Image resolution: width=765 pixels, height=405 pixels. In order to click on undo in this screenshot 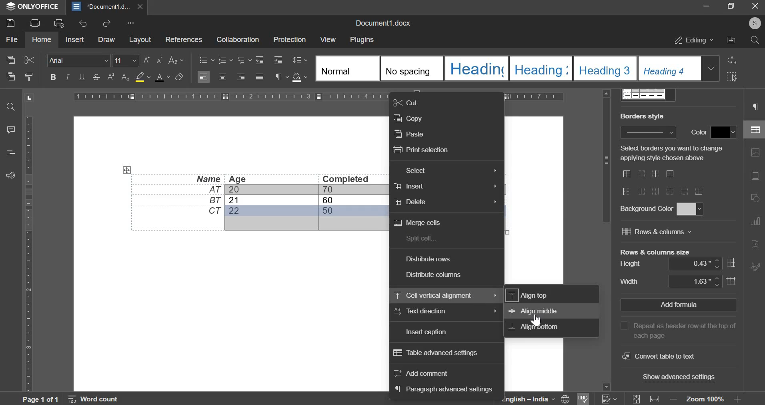, I will do `click(82, 23)`.